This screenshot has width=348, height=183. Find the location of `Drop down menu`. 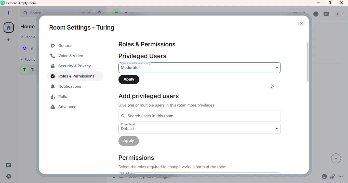

Drop down menu is located at coordinates (199, 67).